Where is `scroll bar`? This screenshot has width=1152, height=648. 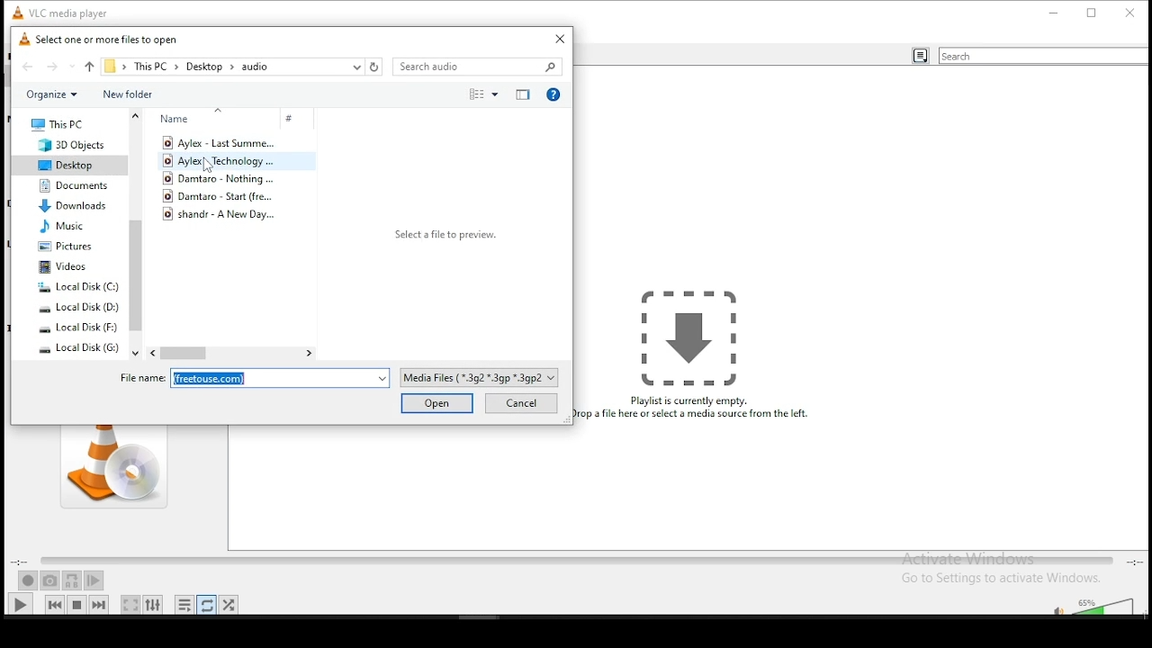
scroll bar is located at coordinates (135, 232).